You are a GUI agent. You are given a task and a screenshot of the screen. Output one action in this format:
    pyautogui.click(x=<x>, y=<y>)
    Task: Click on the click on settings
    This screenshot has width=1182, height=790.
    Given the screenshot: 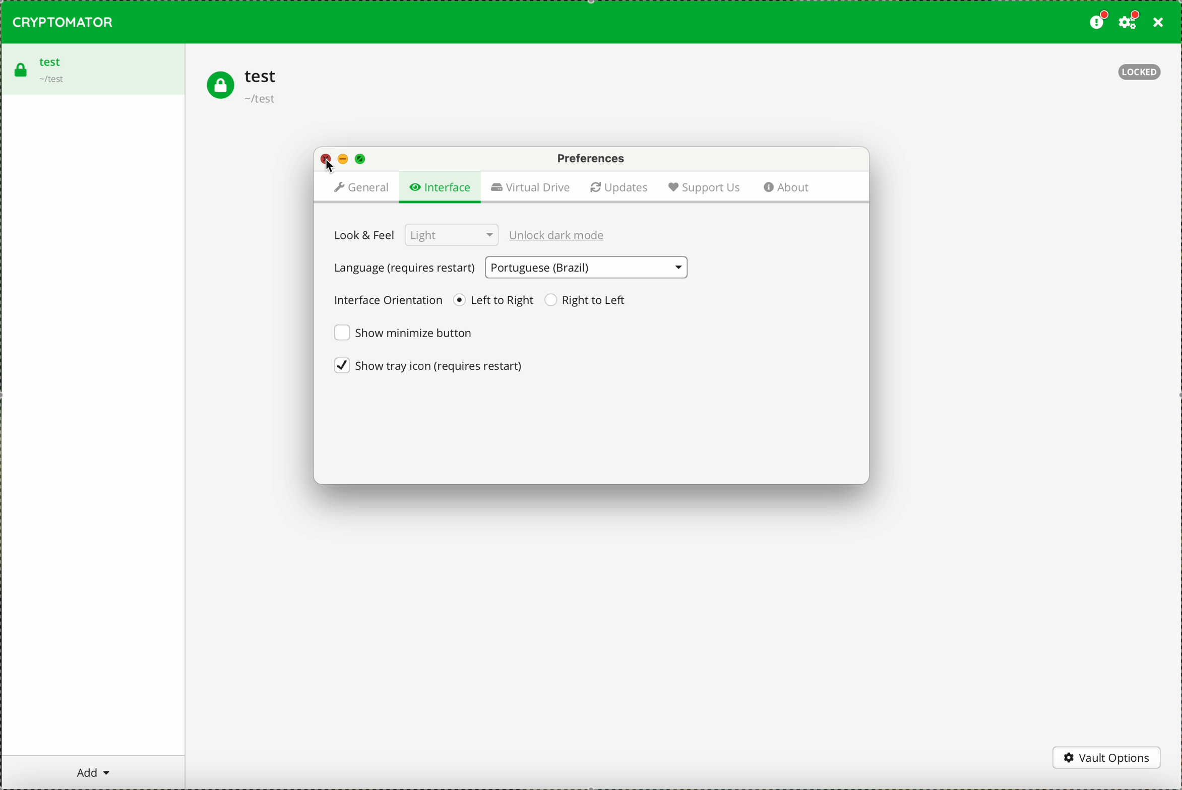 What is the action you would take?
    pyautogui.click(x=1130, y=23)
    